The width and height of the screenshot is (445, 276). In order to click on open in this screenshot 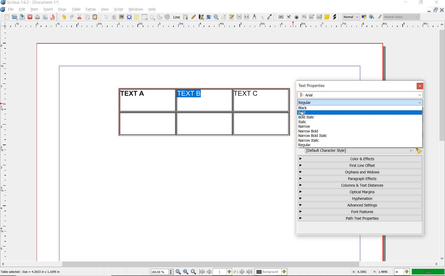, I will do `click(14, 17)`.